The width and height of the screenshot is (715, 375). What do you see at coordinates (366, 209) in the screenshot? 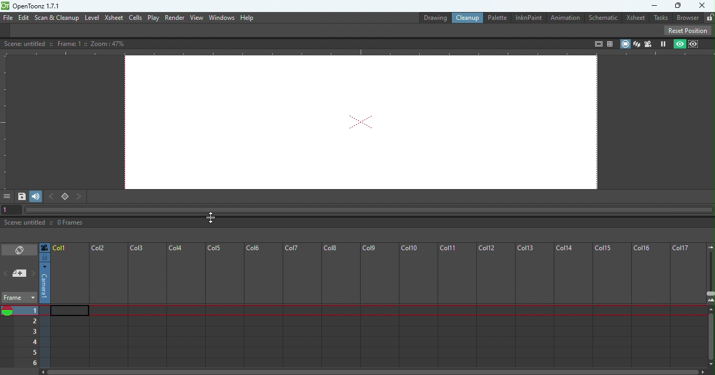
I see `Horizontal scroll bar"` at bounding box center [366, 209].